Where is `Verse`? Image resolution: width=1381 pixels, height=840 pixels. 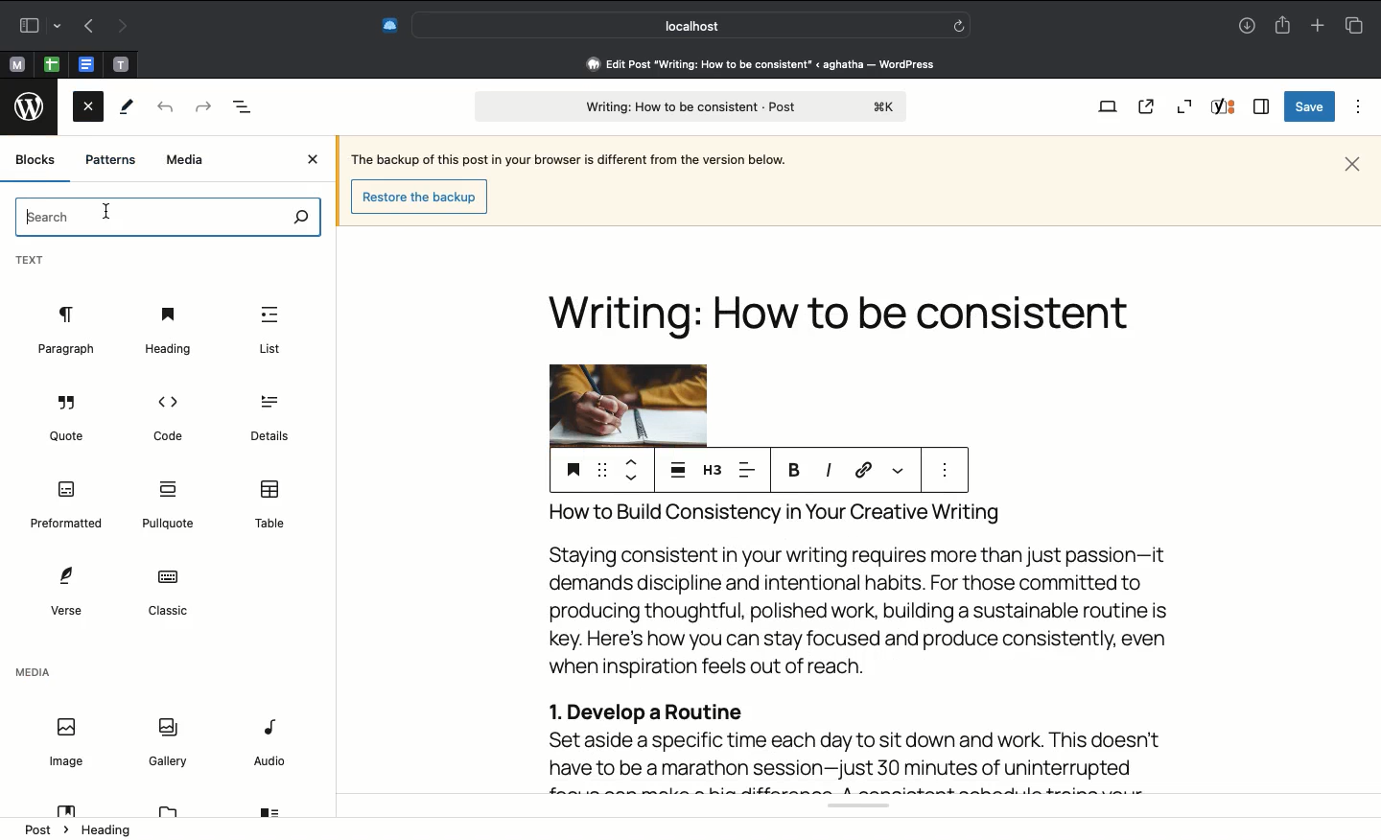 Verse is located at coordinates (64, 591).